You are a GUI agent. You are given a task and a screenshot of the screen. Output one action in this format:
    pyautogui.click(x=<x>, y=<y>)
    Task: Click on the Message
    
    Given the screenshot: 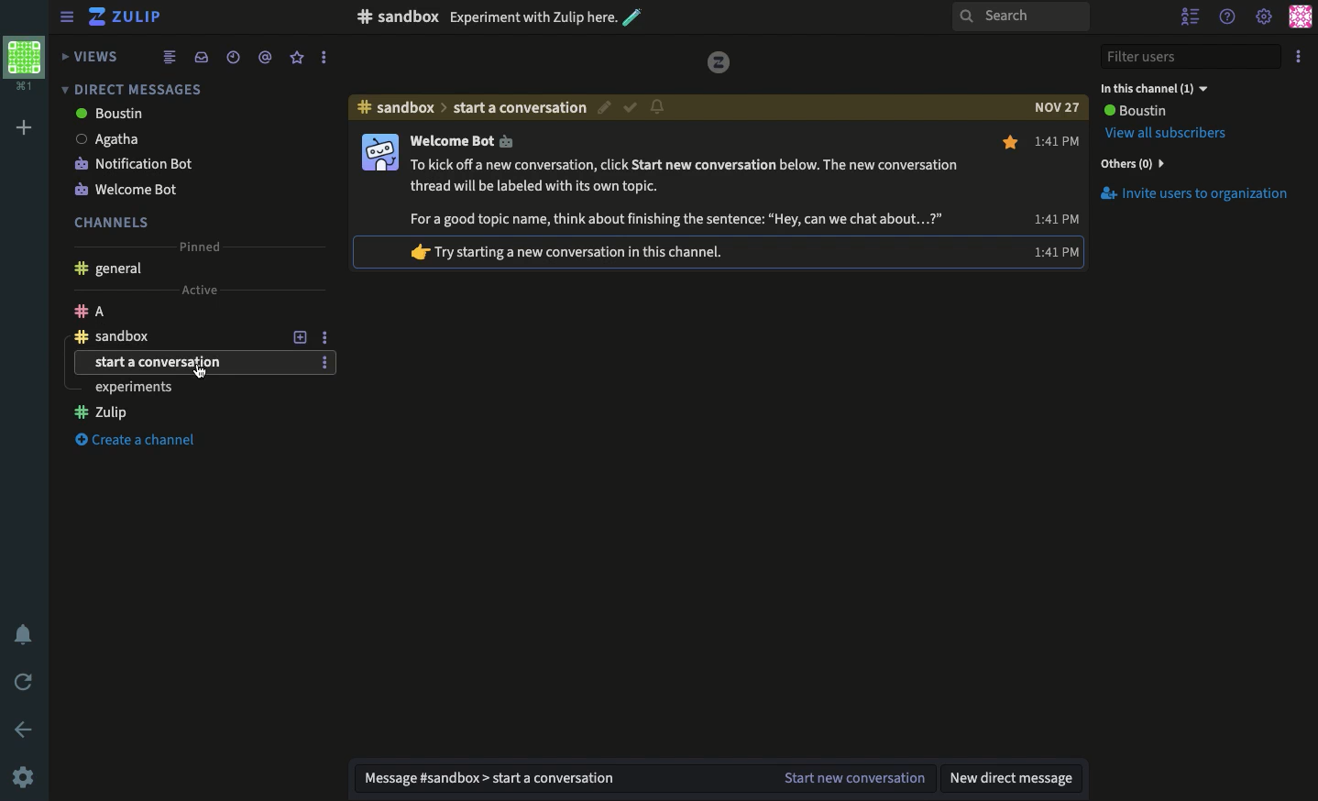 What is the action you would take?
    pyautogui.click(x=554, y=779)
    